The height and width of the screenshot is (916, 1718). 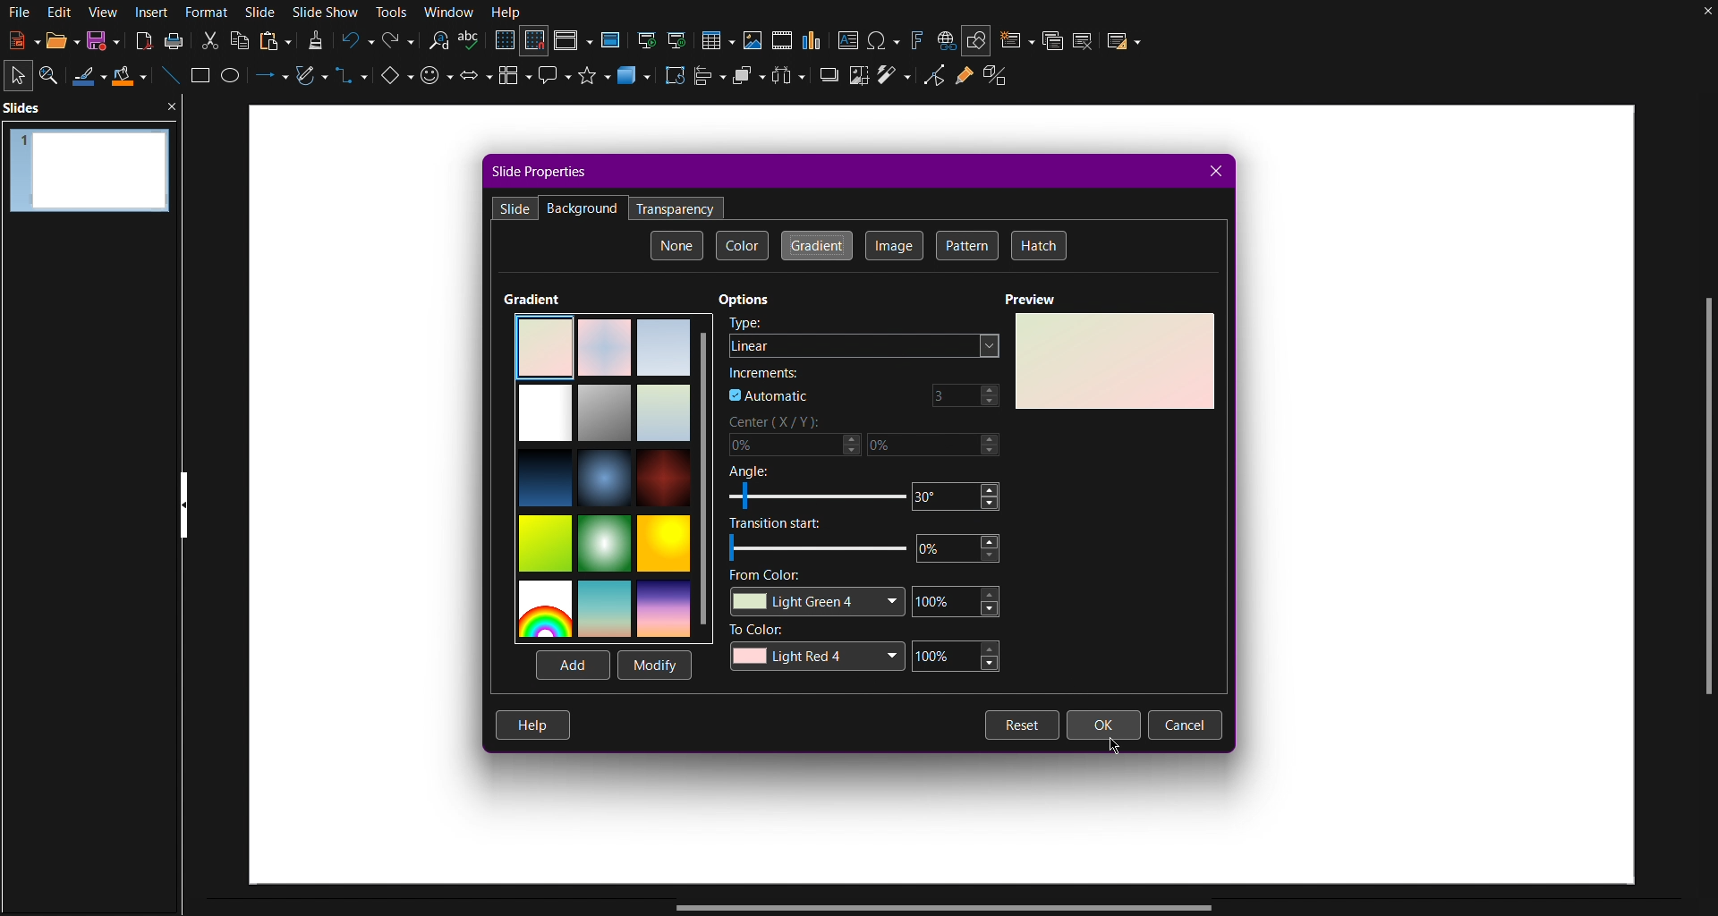 I want to click on Snap to Grid, so click(x=535, y=42).